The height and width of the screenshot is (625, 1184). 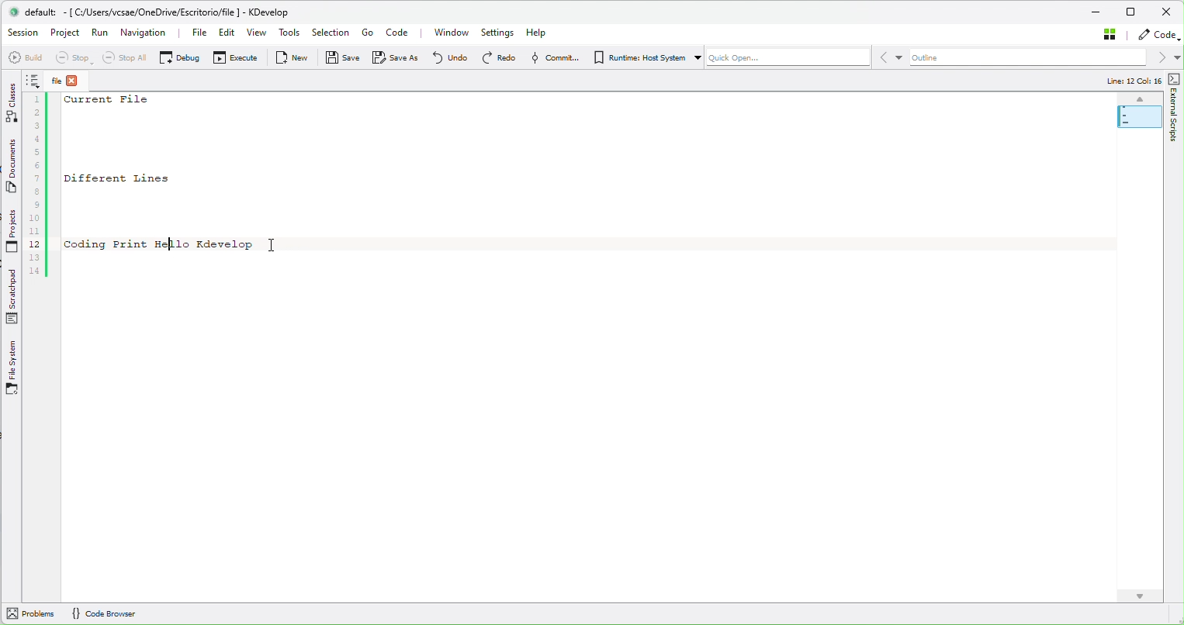 What do you see at coordinates (291, 32) in the screenshot?
I see `Tools` at bounding box center [291, 32].